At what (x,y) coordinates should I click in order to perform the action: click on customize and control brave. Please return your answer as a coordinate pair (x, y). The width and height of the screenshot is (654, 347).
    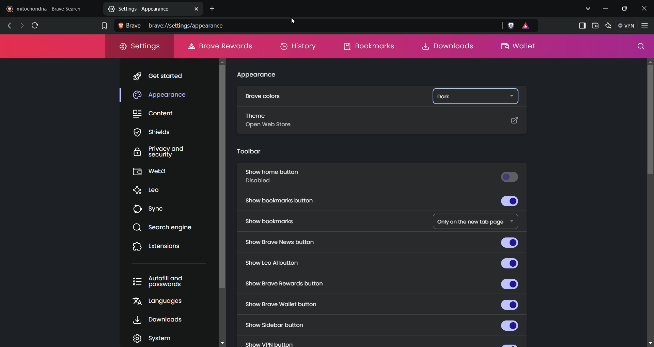
    Looking at the image, I should click on (646, 26).